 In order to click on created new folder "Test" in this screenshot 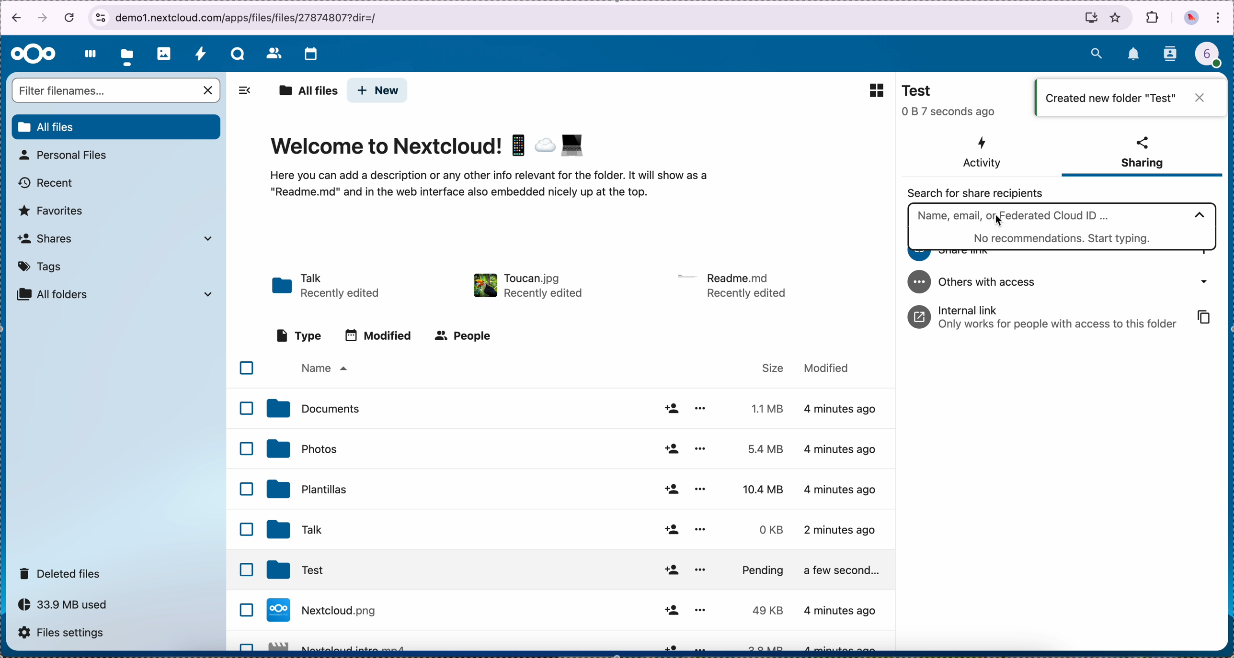, I will do `click(1130, 100)`.